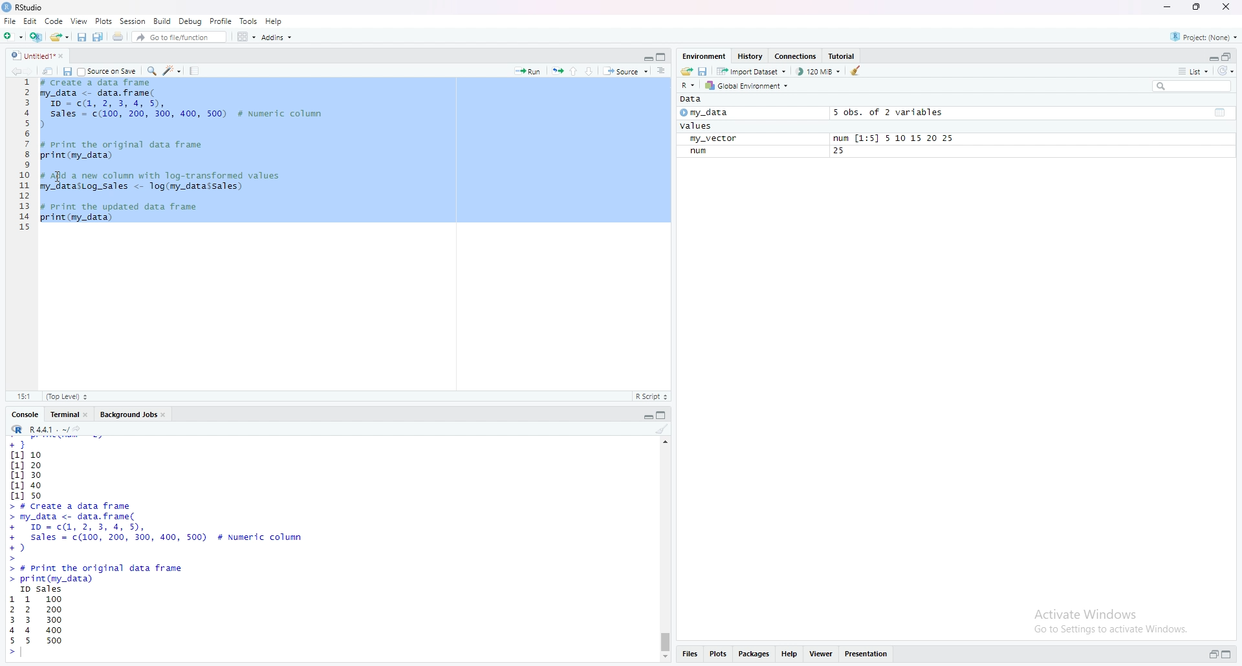  What do you see at coordinates (1210, 654) in the screenshot?
I see `minimize` at bounding box center [1210, 654].